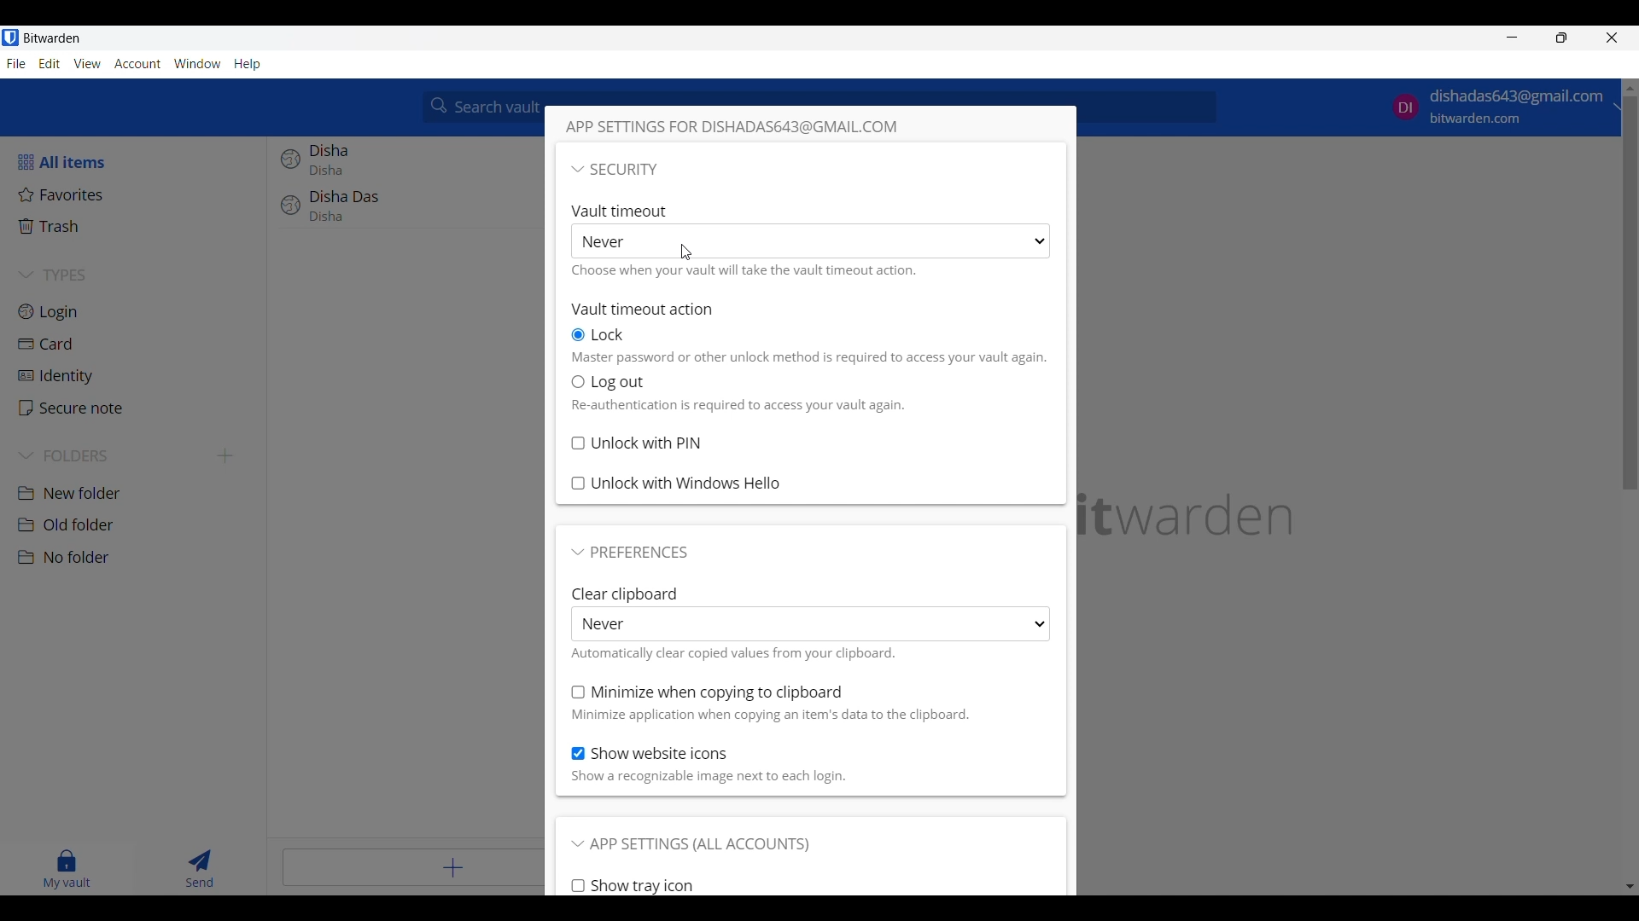  Describe the element at coordinates (136, 524) in the screenshot. I see `Old folder` at that location.